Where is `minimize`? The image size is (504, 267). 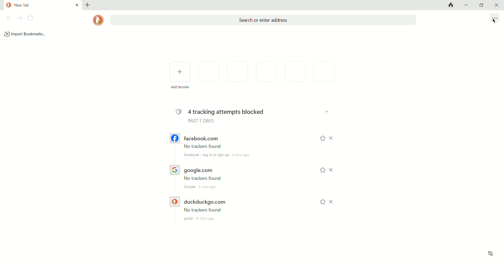 minimize is located at coordinates (466, 5).